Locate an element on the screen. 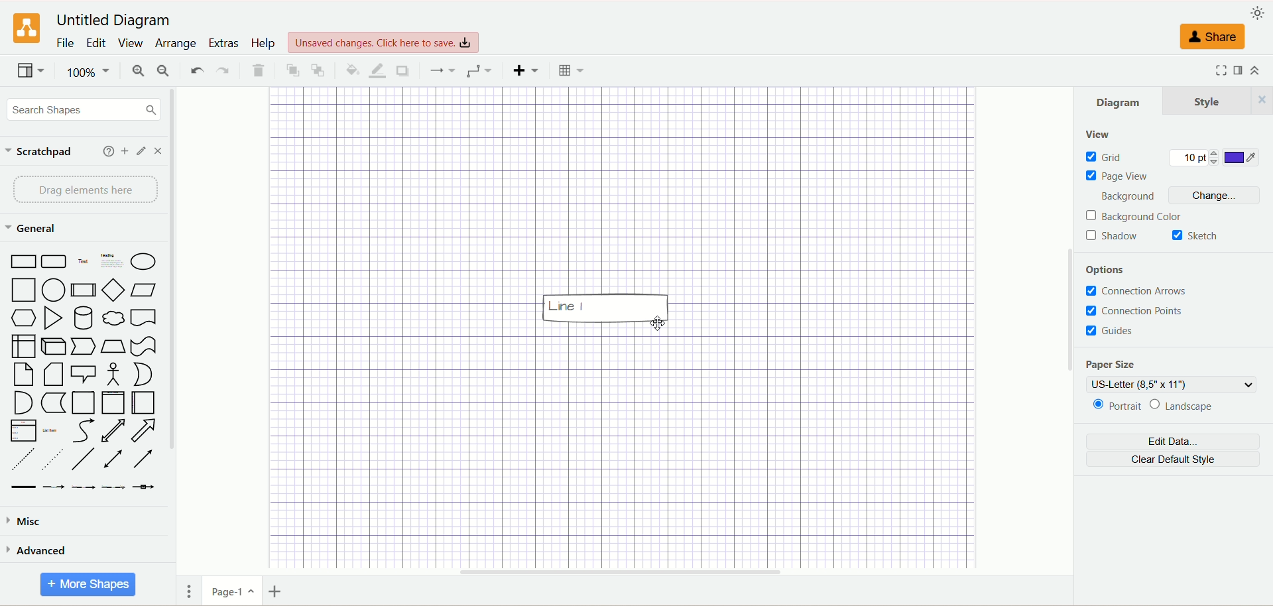 This screenshot has height=606, width=1273. Dashed Line is located at coordinates (23, 459).